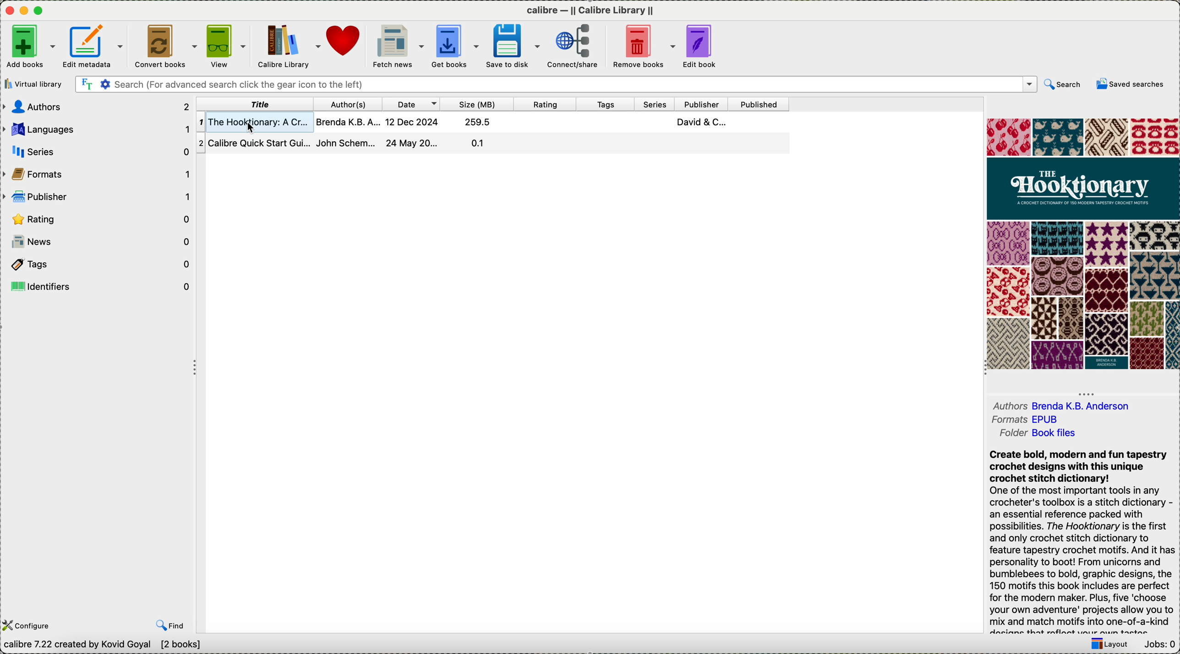  What do you see at coordinates (1027, 420) in the screenshot?
I see `formats` at bounding box center [1027, 420].